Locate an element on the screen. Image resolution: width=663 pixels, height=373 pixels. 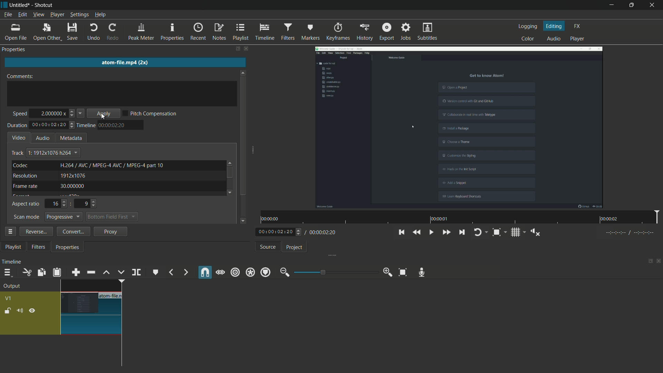
reverse is located at coordinates (36, 231).